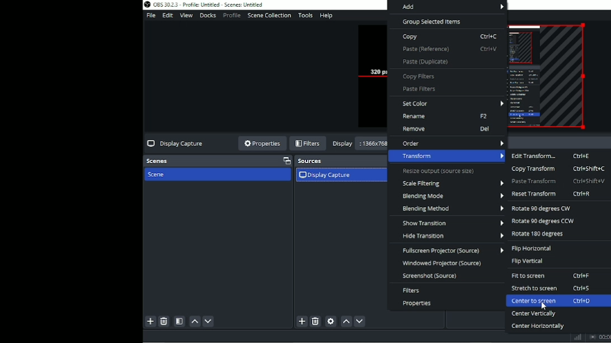 This screenshot has width=611, height=343. Describe the element at coordinates (447, 156) in the screenshot. I see `Transform` at that location.